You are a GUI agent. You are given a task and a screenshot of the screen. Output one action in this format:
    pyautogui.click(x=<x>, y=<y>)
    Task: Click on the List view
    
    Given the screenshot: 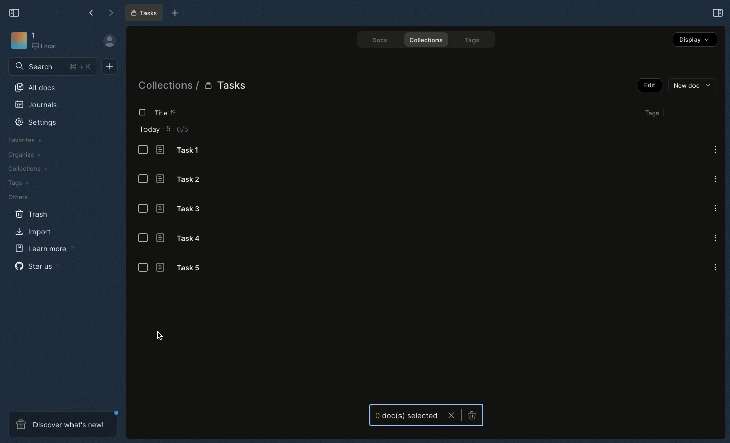 What is the action you would take?
    pyautogui.click(x=142, y=240)
    